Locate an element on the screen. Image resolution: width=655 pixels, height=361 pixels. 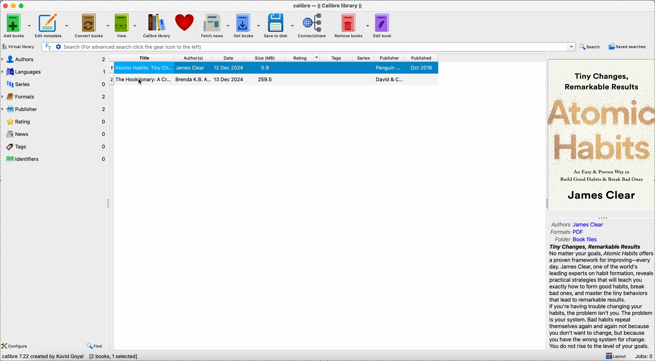
identifiers is located at coordinates (54, 160).